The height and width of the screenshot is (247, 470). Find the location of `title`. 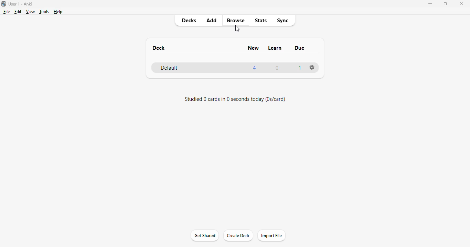

title is located at coordinates (20, 4).